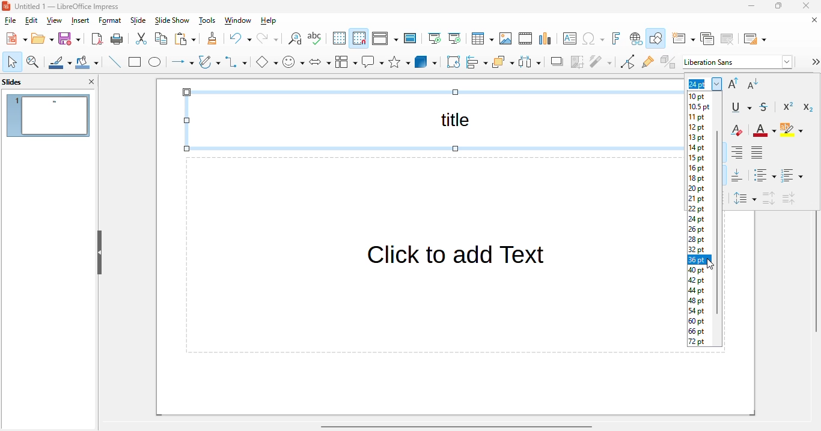 The height and width of the screenshot is (431, 821). I want to click on decrease font size, so click(752, 83).